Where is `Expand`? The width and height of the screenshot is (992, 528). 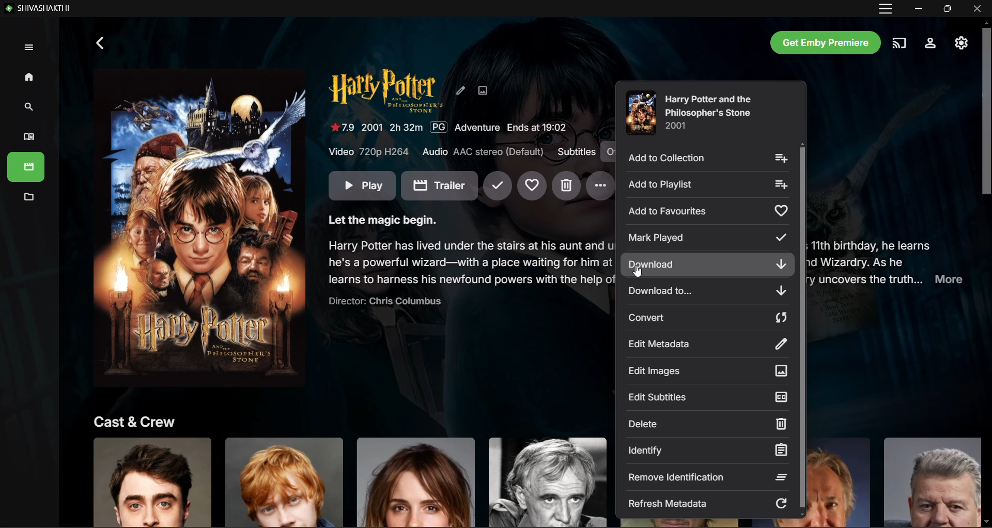
Expand is located at coordinates (29, 47).